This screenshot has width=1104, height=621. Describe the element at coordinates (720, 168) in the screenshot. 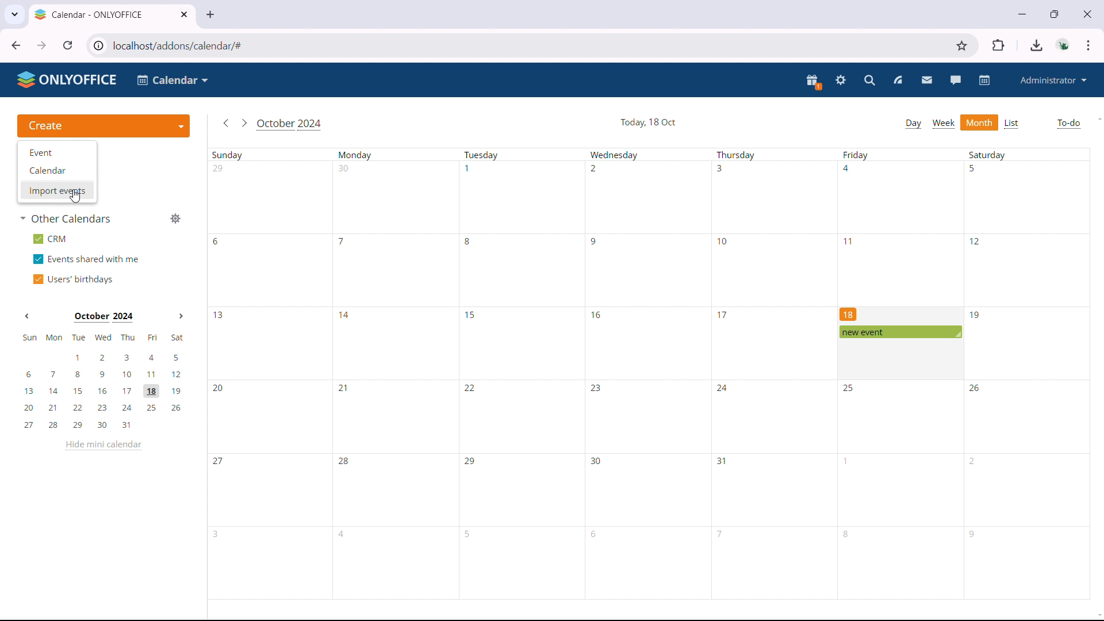

I see `3` at that location.